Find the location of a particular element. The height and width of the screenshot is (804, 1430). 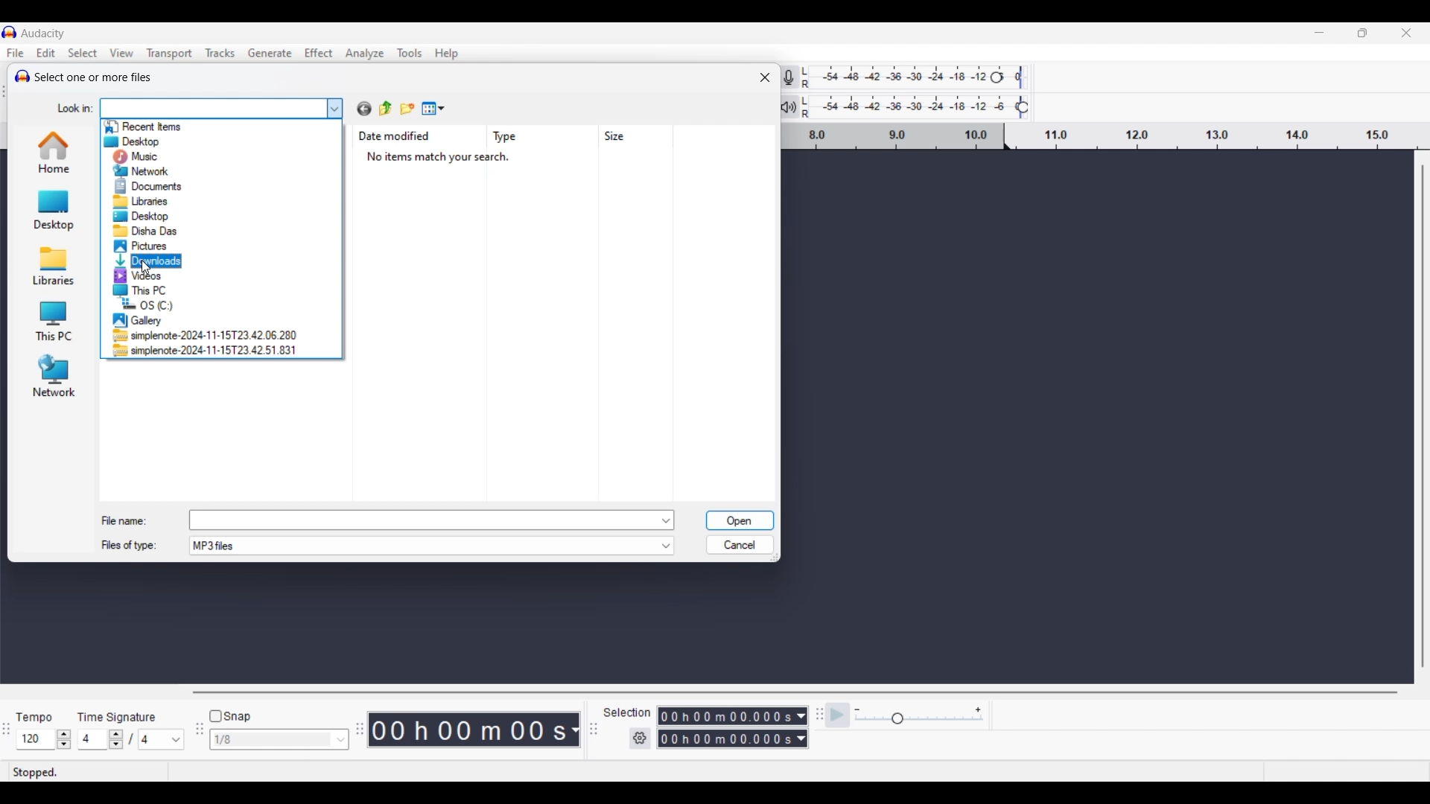

4/4 (select time signature) is located at coordinates (130, 739).